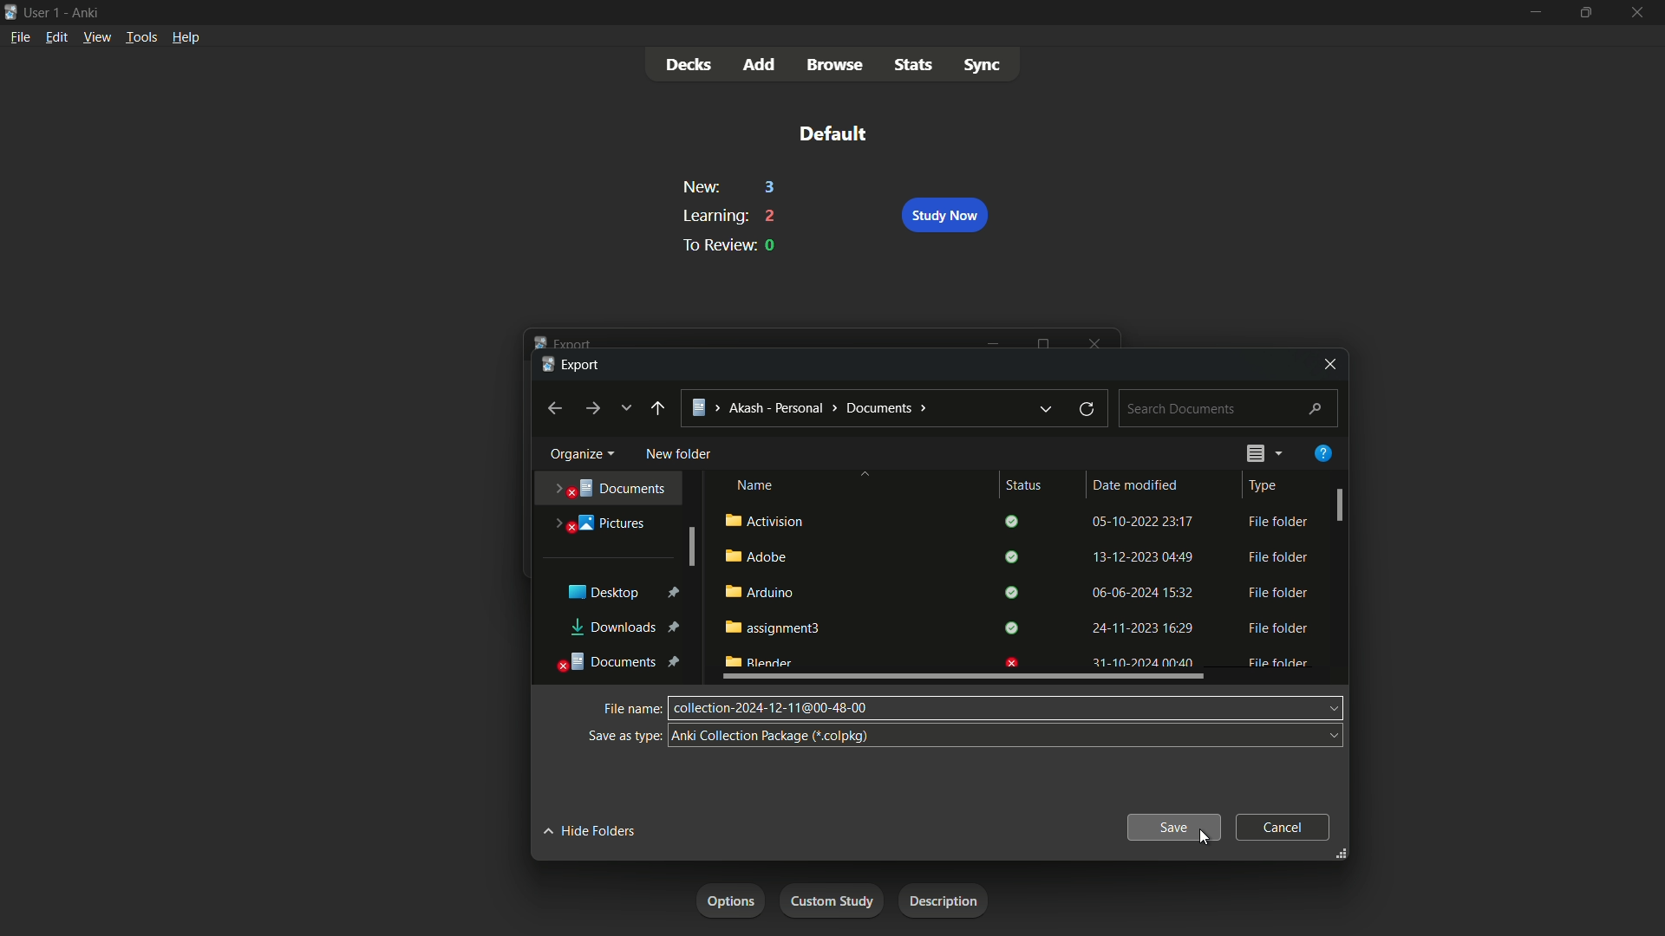 The height and width of the screenshot is (936, 1665). I want to click on add, so click(761, 66).